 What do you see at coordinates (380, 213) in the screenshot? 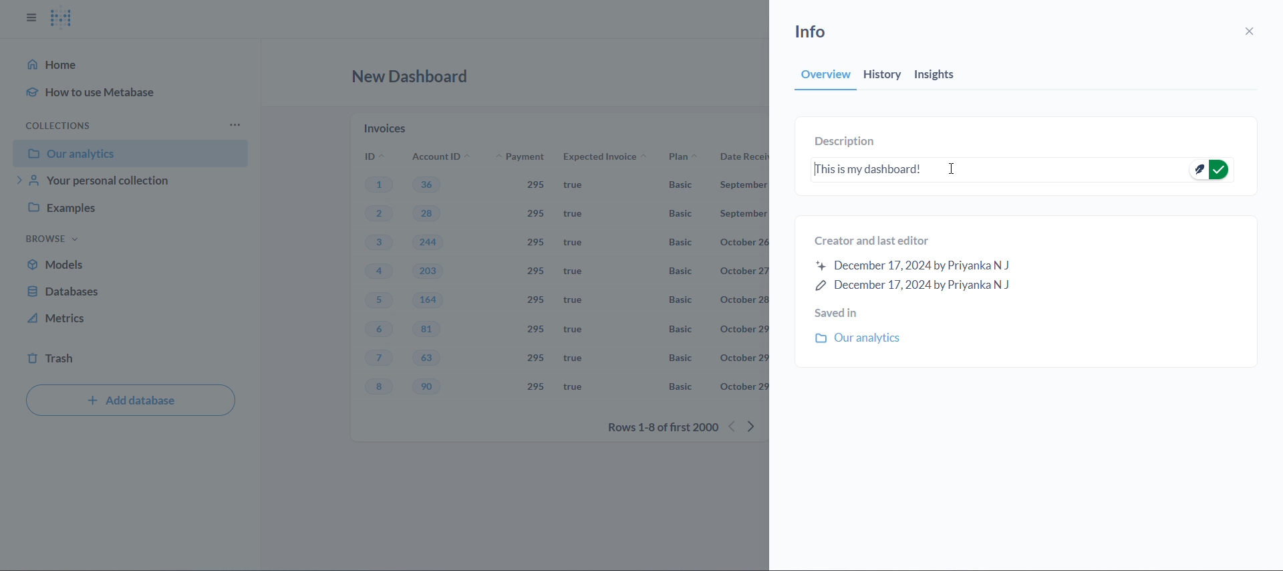
I see `2` at bounding box center [380, 213].